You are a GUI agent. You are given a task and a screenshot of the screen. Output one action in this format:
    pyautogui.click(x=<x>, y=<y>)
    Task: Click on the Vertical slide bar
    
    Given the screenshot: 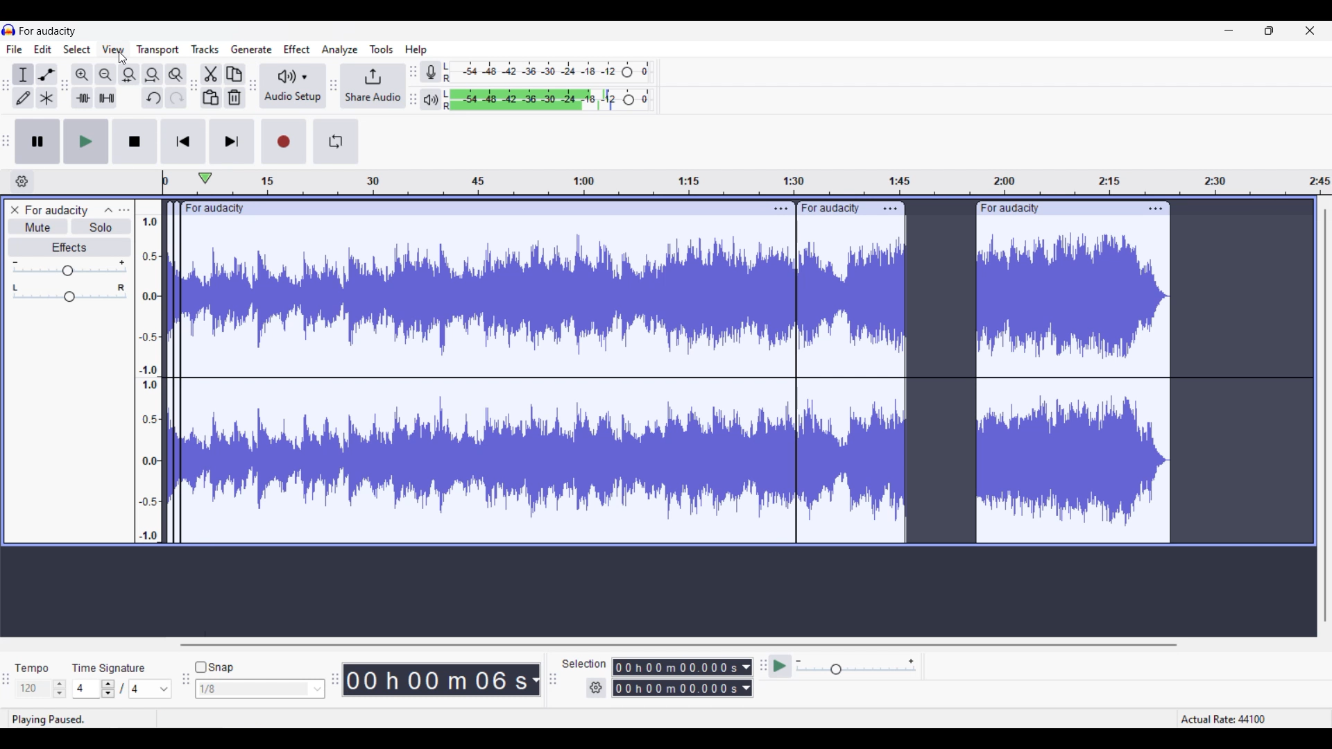 What is the action you would take?
    pyautogui.click(x=1325, y=415)
    